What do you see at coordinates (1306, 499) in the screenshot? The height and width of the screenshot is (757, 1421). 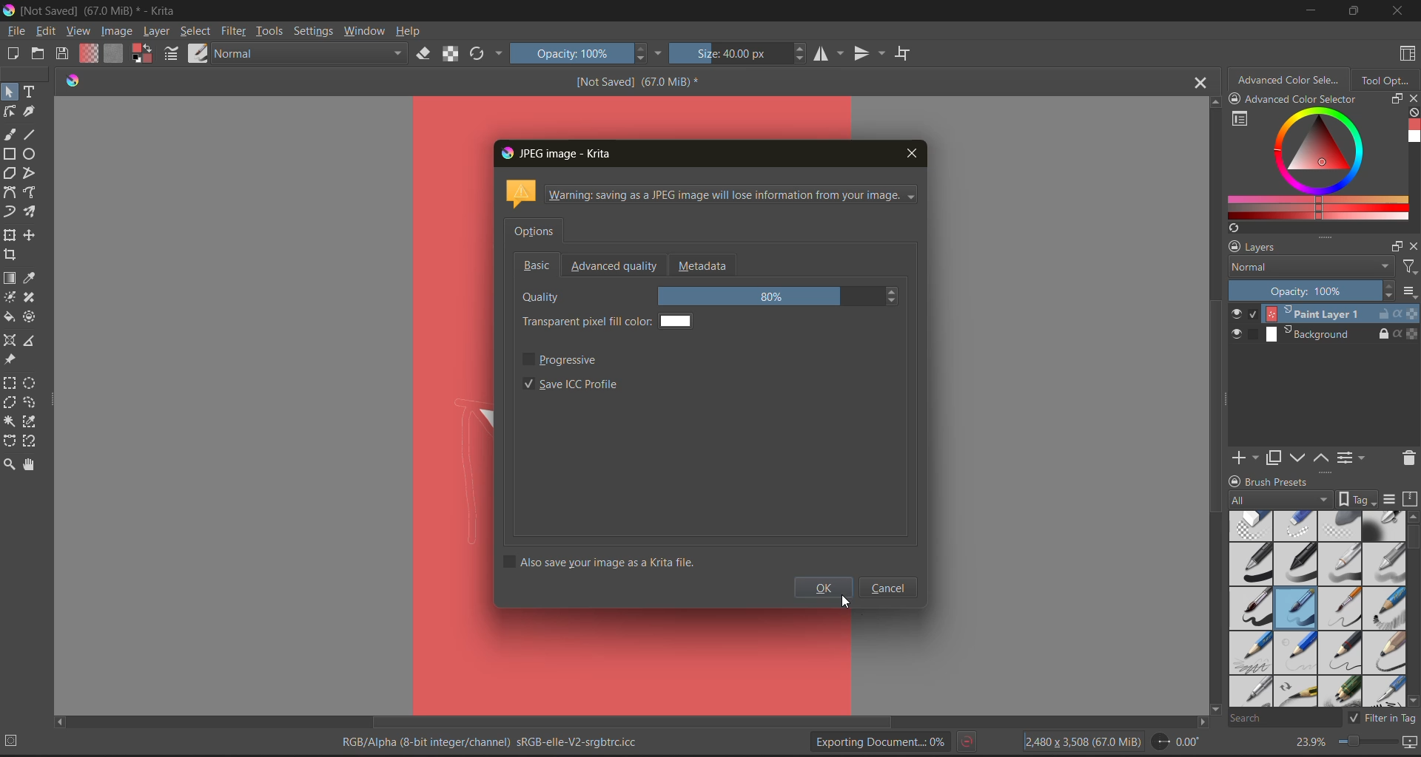 I see `tag` at bounding box center [1306, 499].